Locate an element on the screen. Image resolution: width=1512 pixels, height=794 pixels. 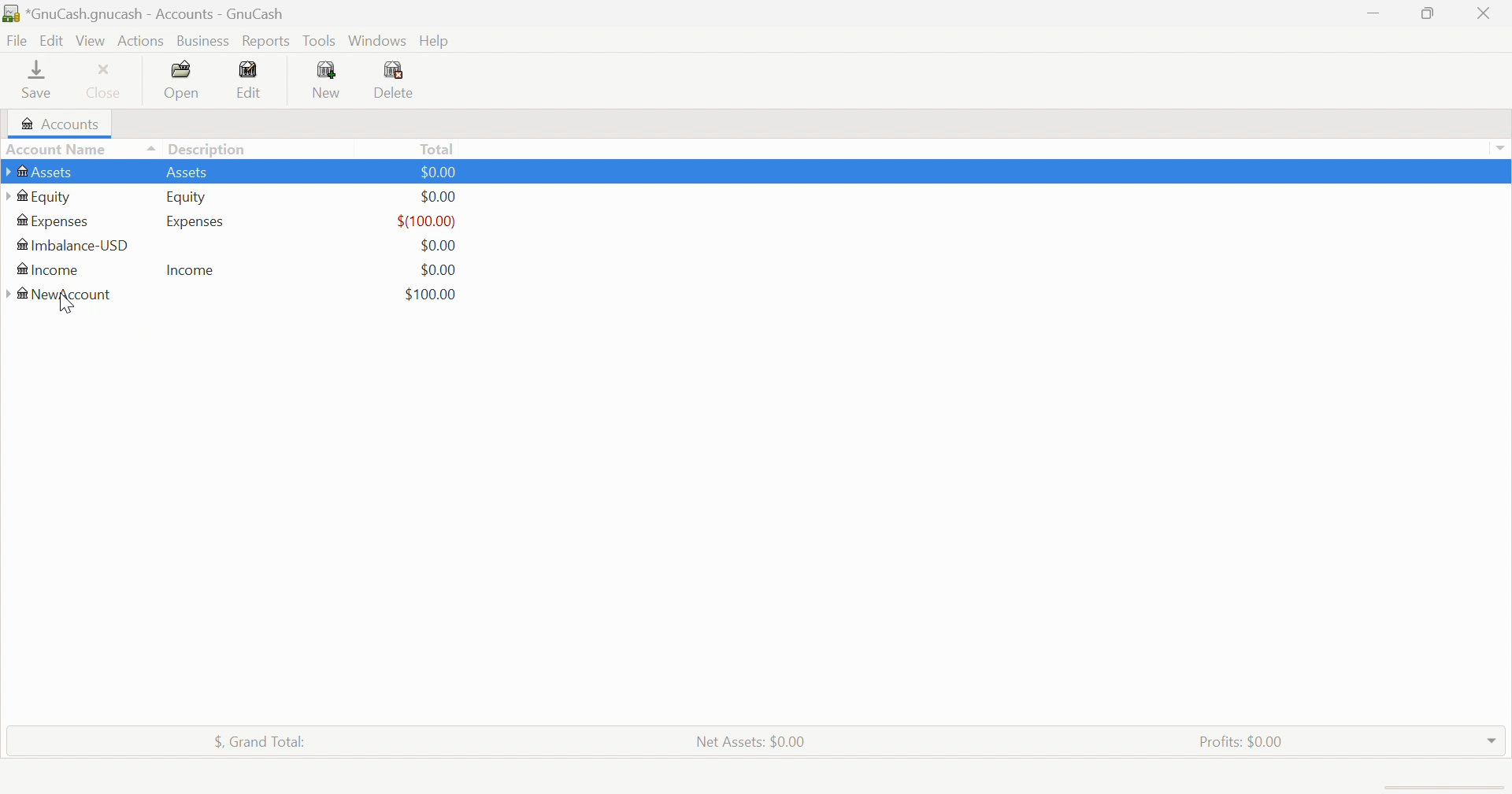
$100.00 is located at coordinates (431, 295).